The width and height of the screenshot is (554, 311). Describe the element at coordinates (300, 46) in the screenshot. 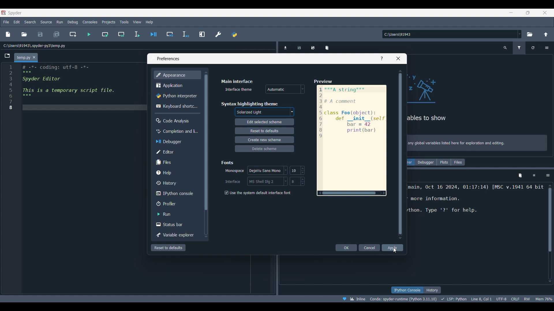

I see `Save data` at that location.